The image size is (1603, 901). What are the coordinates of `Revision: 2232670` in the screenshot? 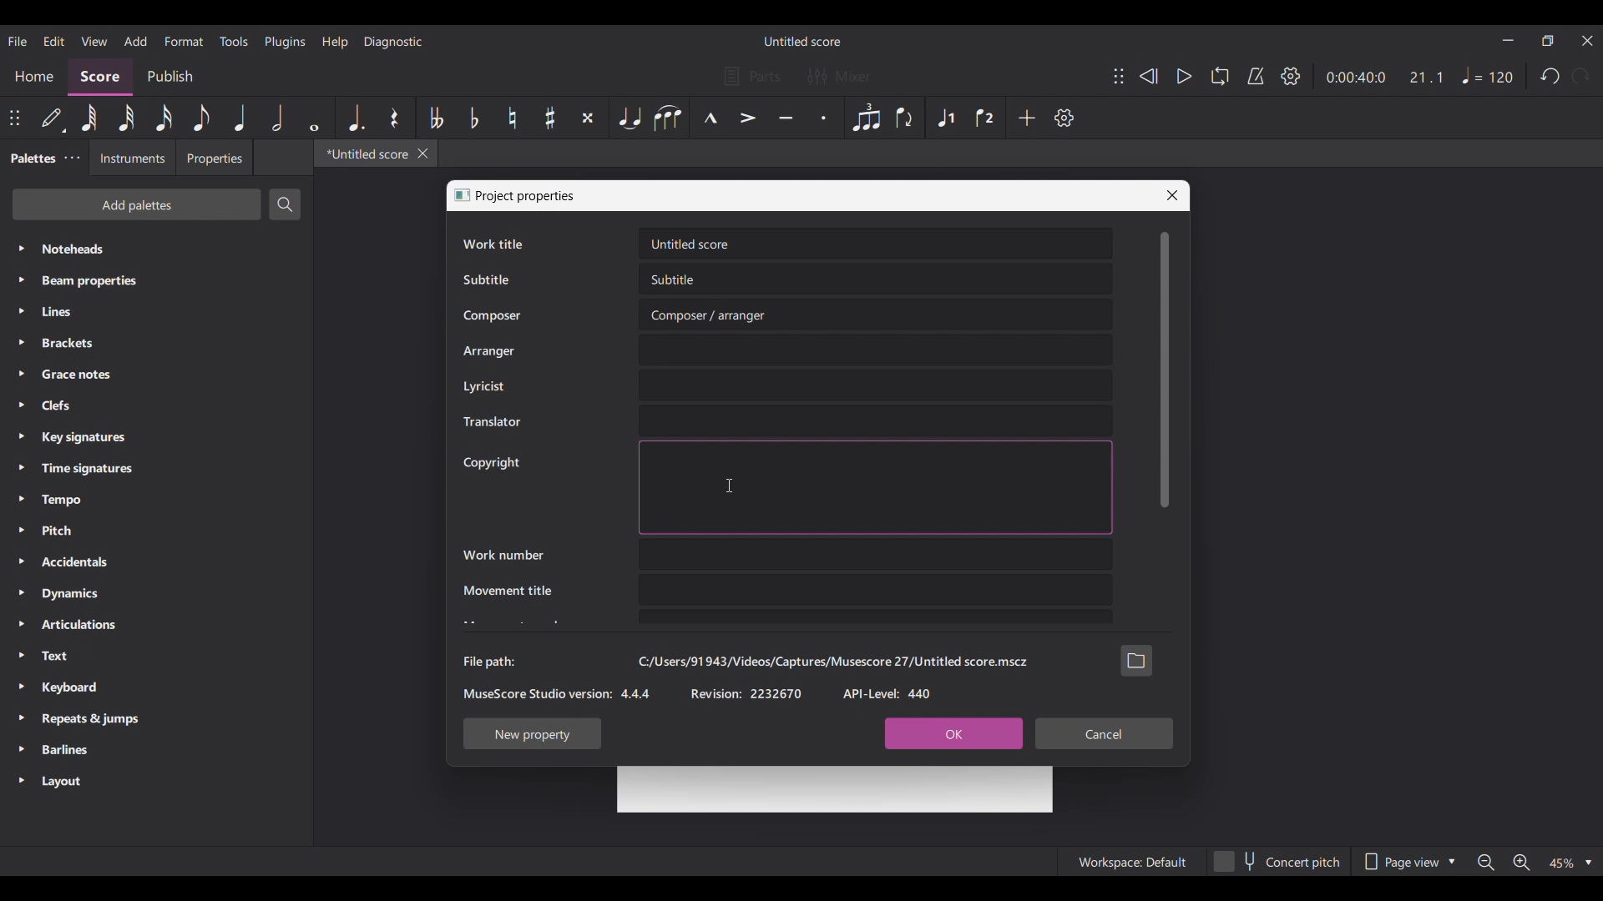 It's located at (746, 693).